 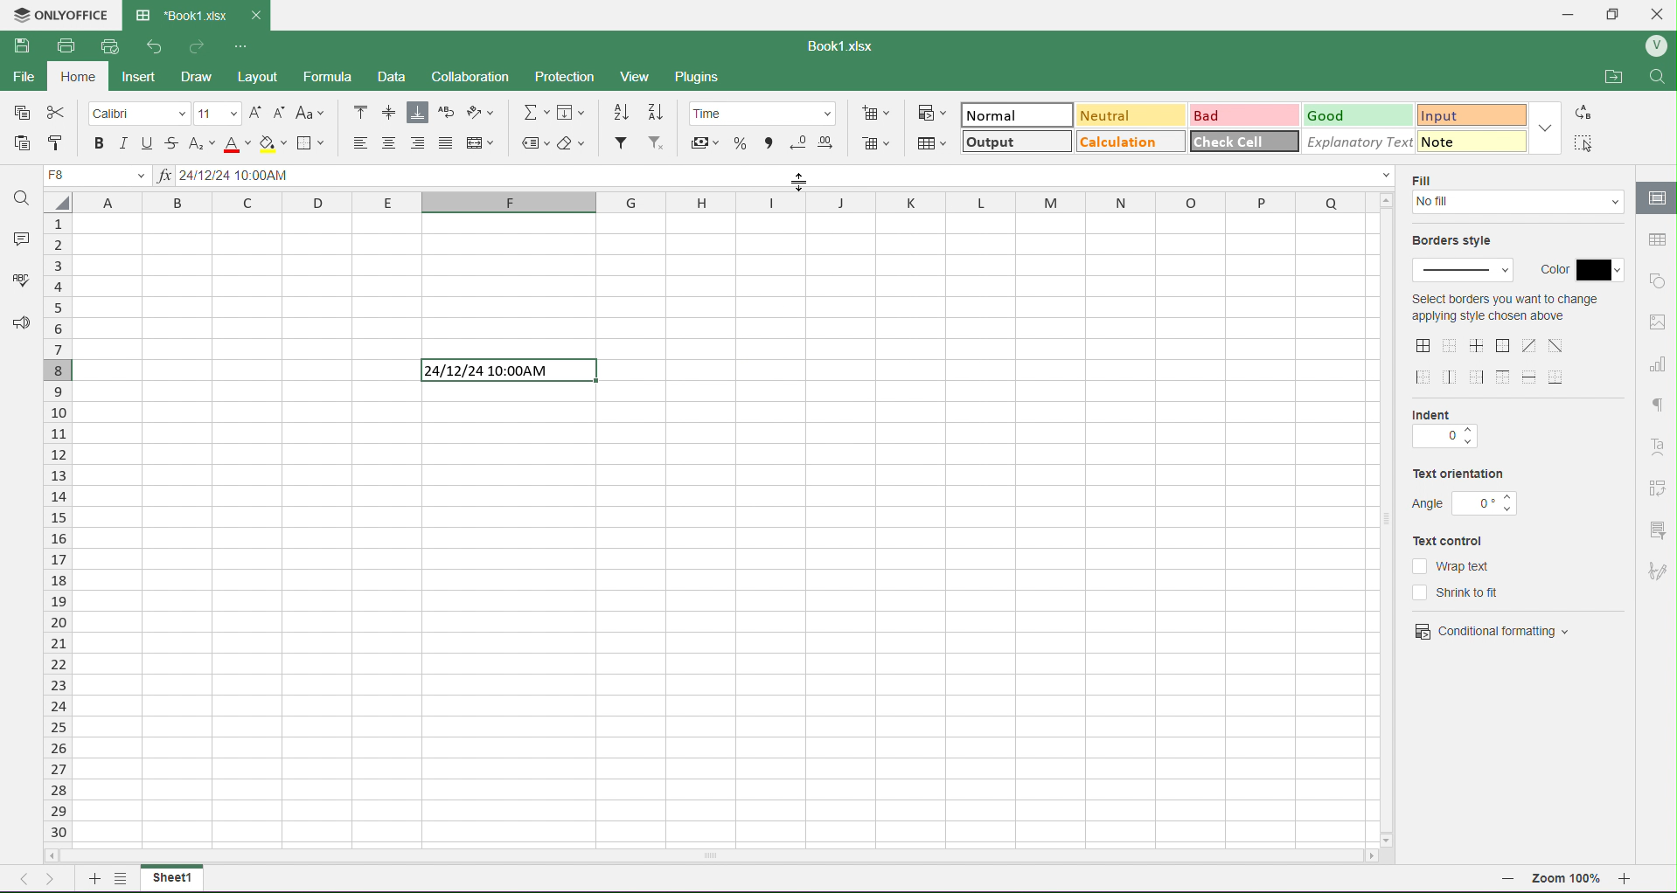 I want to click on Redo, so click(x=198, y=45).